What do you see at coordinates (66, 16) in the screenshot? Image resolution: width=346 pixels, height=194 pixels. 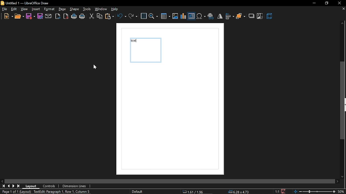 I see `export as pdf` at bounding box center [66, 16].